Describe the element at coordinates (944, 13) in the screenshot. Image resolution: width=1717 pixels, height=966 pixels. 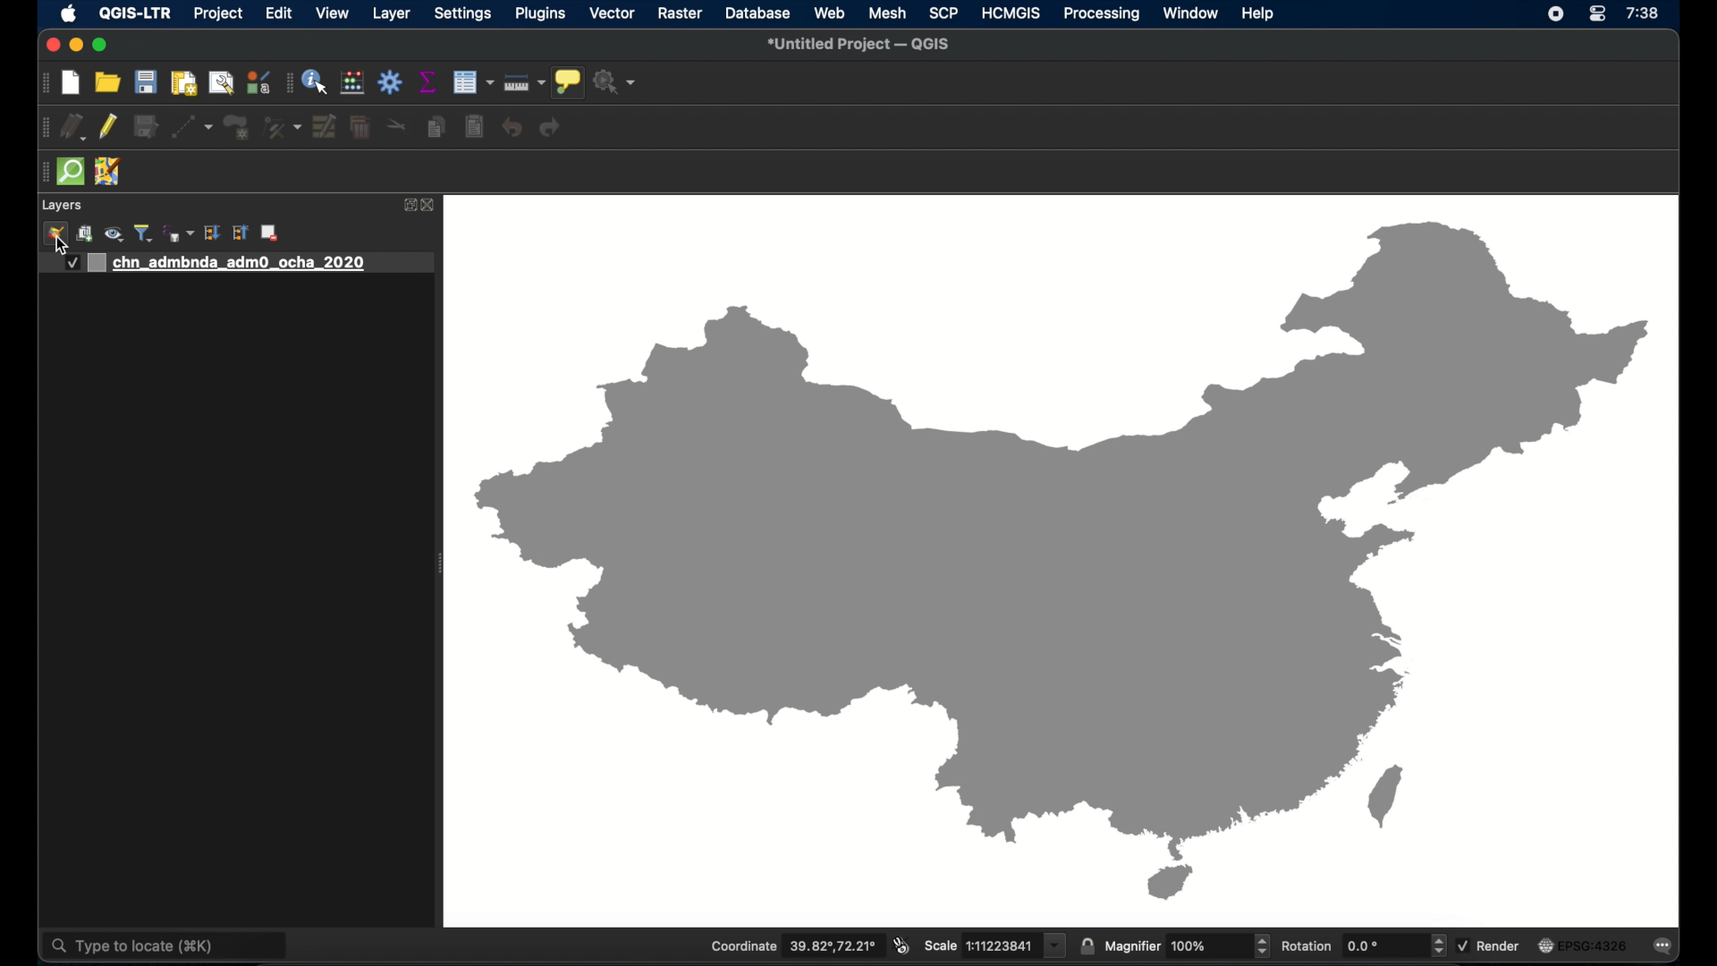
I see `SCP` at that location.